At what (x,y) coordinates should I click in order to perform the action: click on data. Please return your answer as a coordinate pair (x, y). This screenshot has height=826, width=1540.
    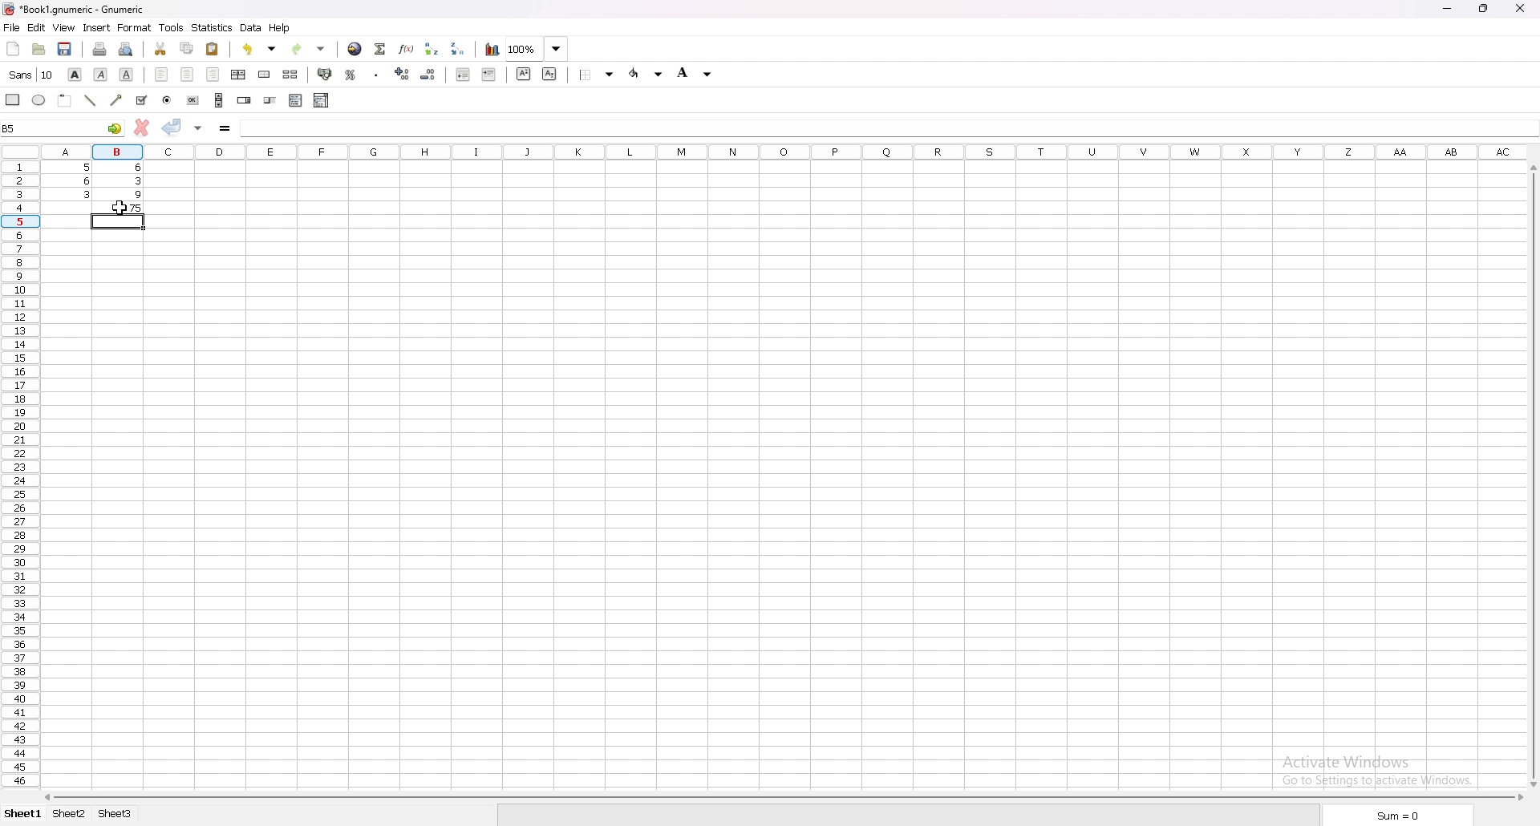
    Looking at the image, I should click on (250, 28).